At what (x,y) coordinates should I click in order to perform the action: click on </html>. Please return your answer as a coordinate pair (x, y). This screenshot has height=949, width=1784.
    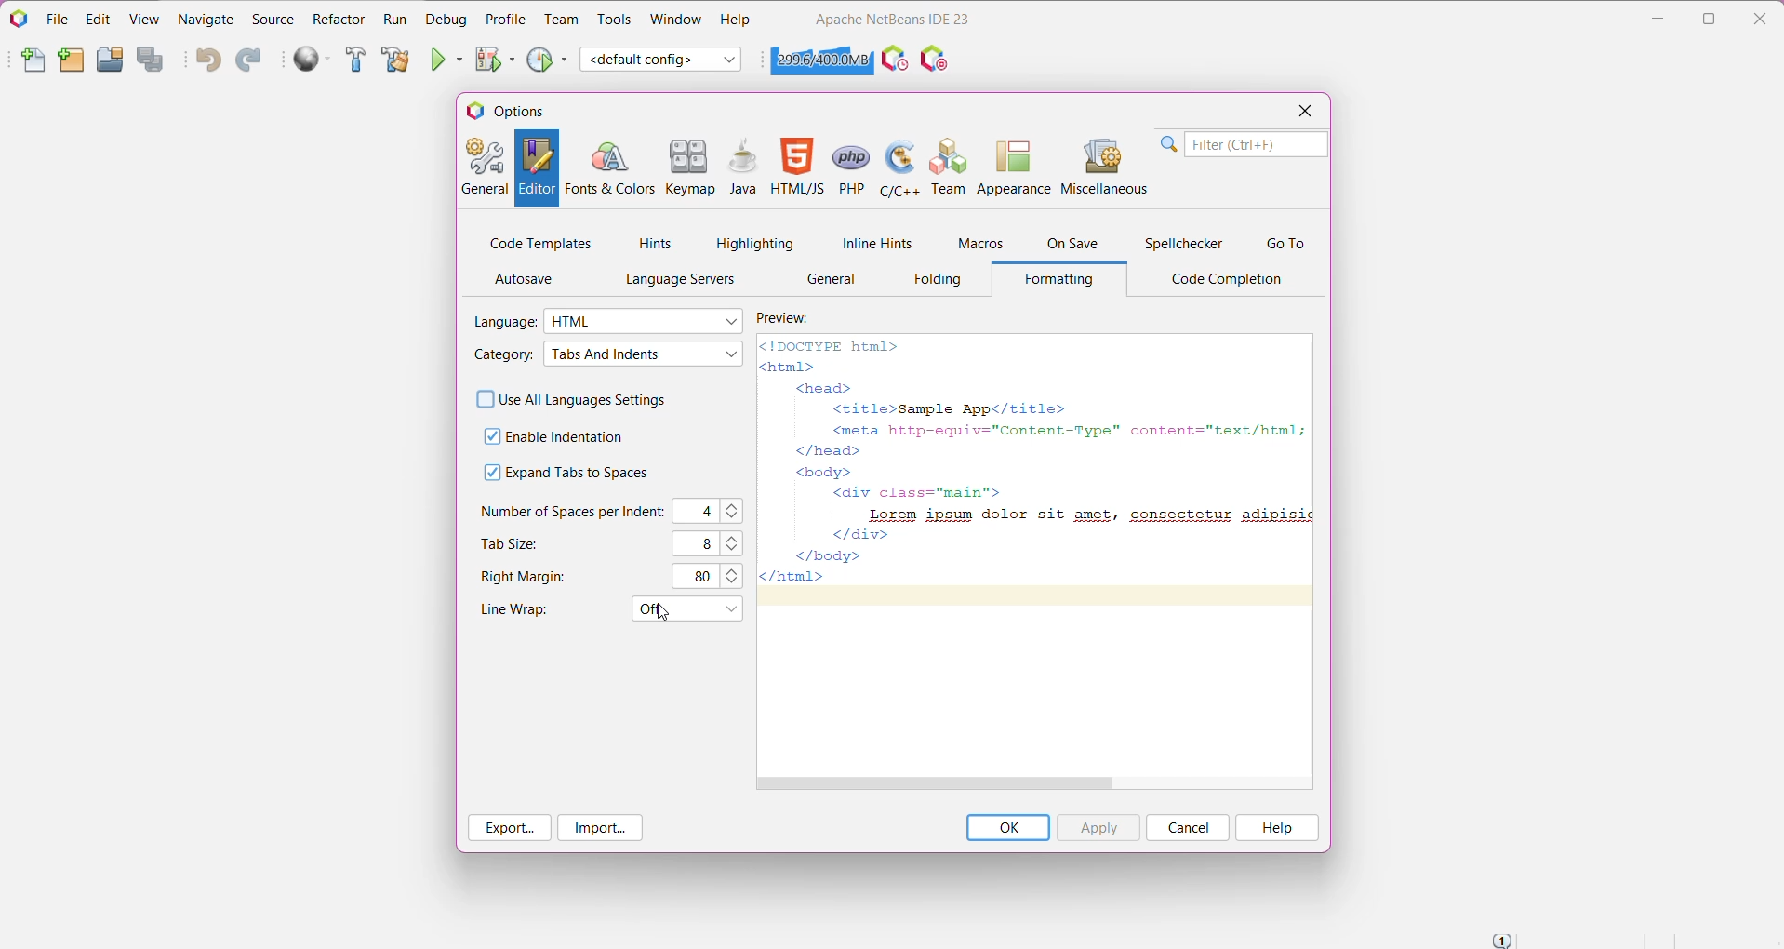
    Looking at the image, I should click on (793, 578).